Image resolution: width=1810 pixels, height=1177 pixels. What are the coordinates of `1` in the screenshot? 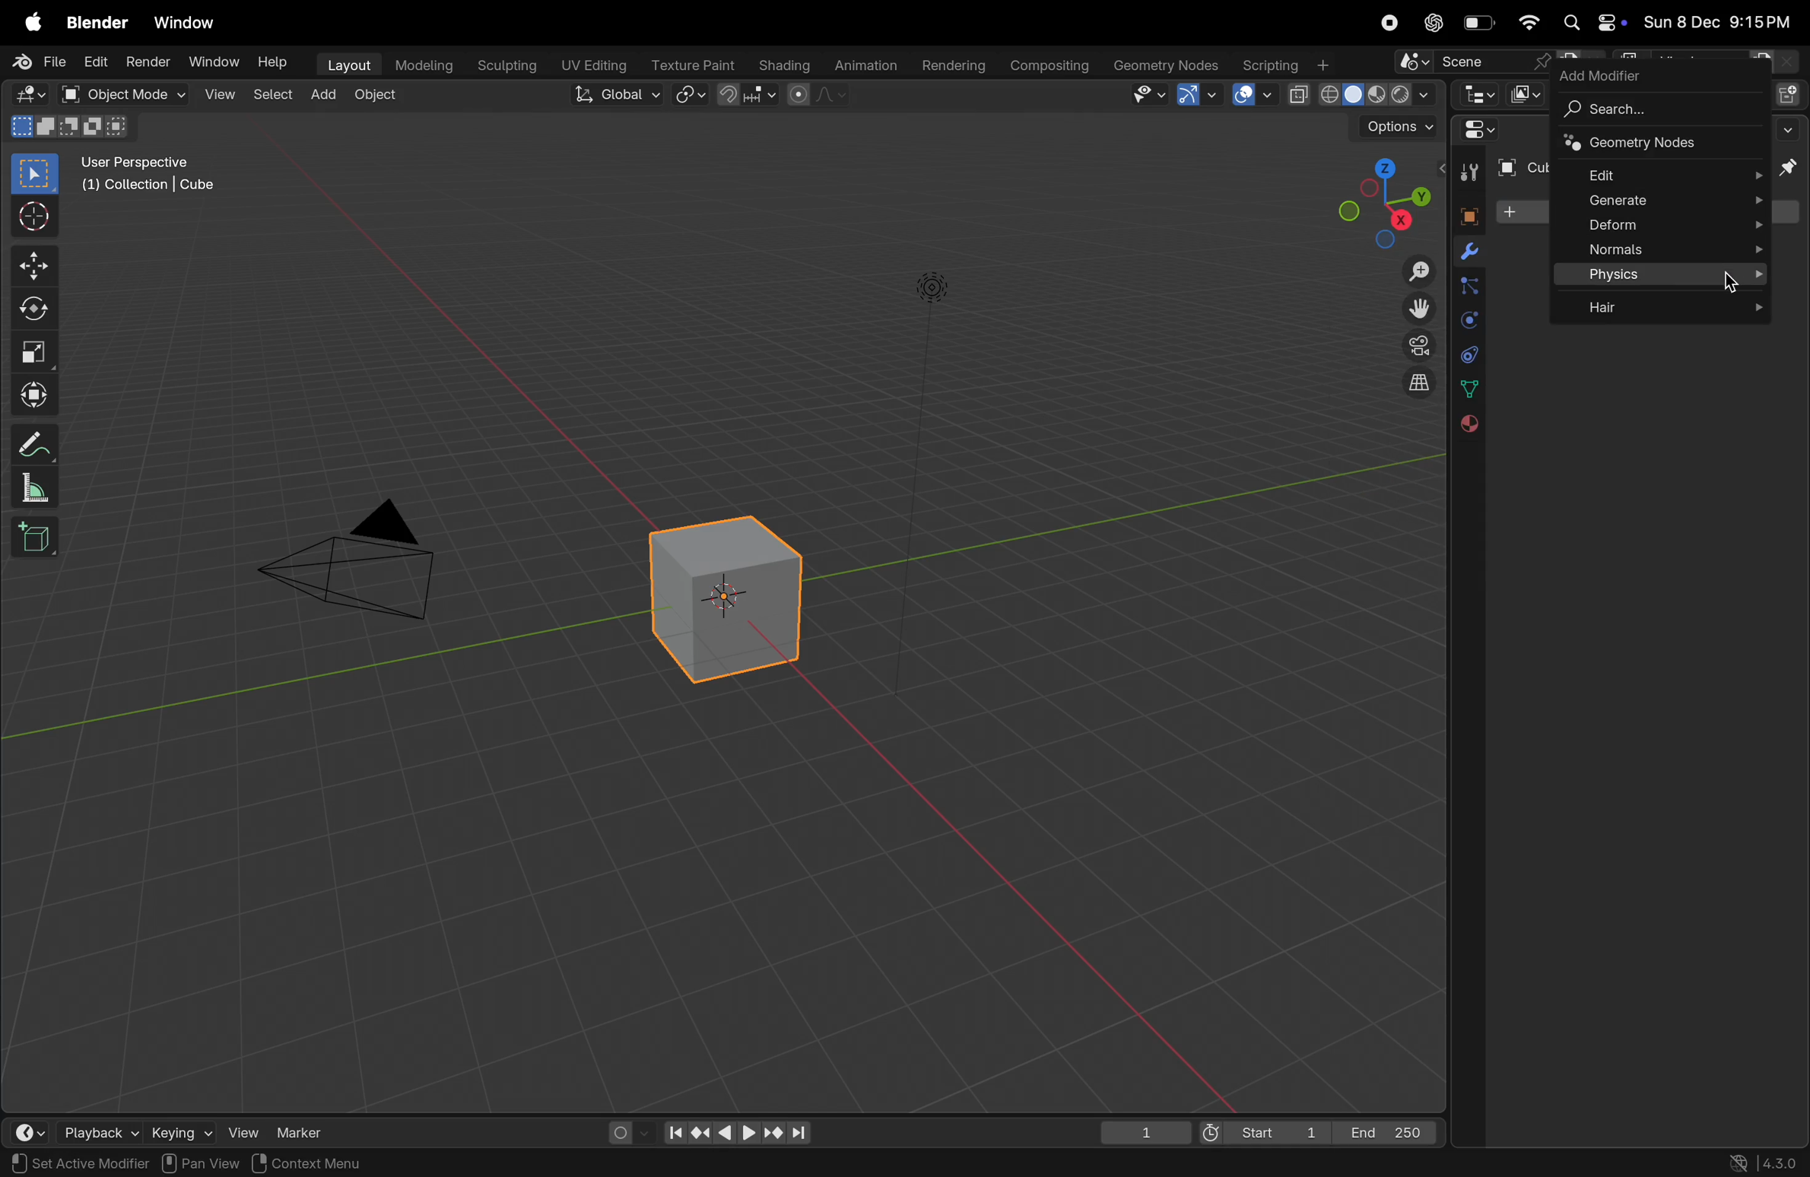 It's located at (1146, 1132).